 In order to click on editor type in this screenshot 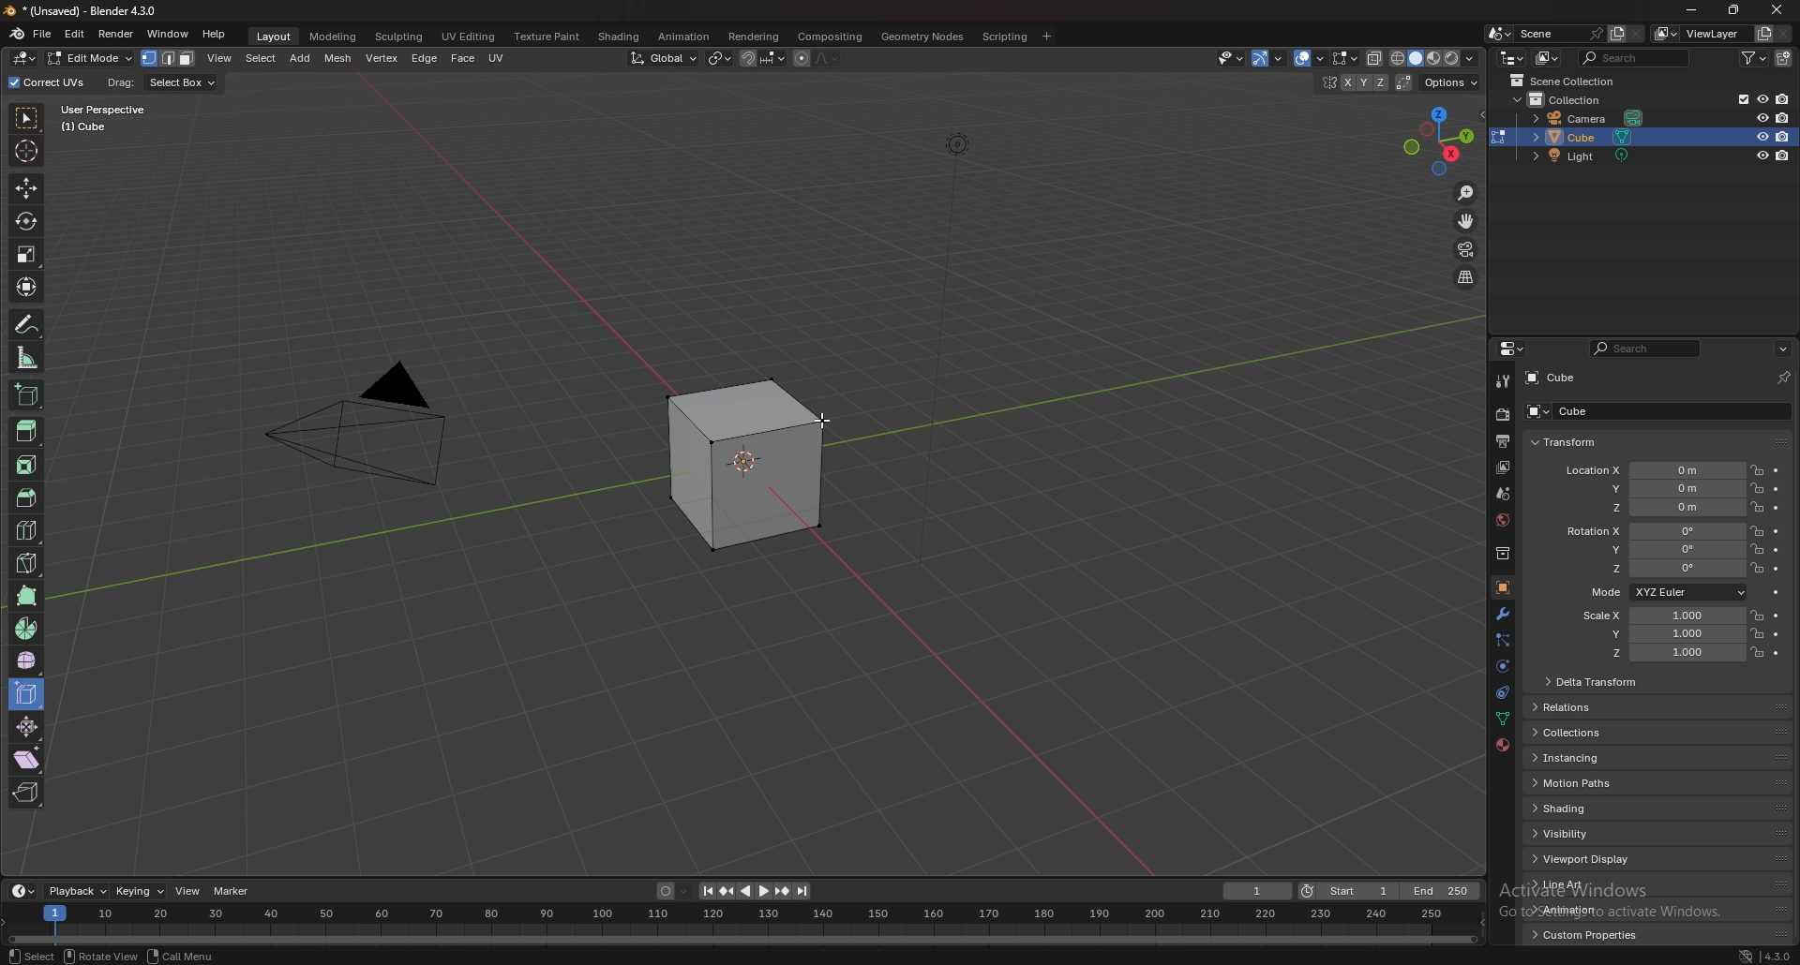, I will do `click(1514, 349)`.